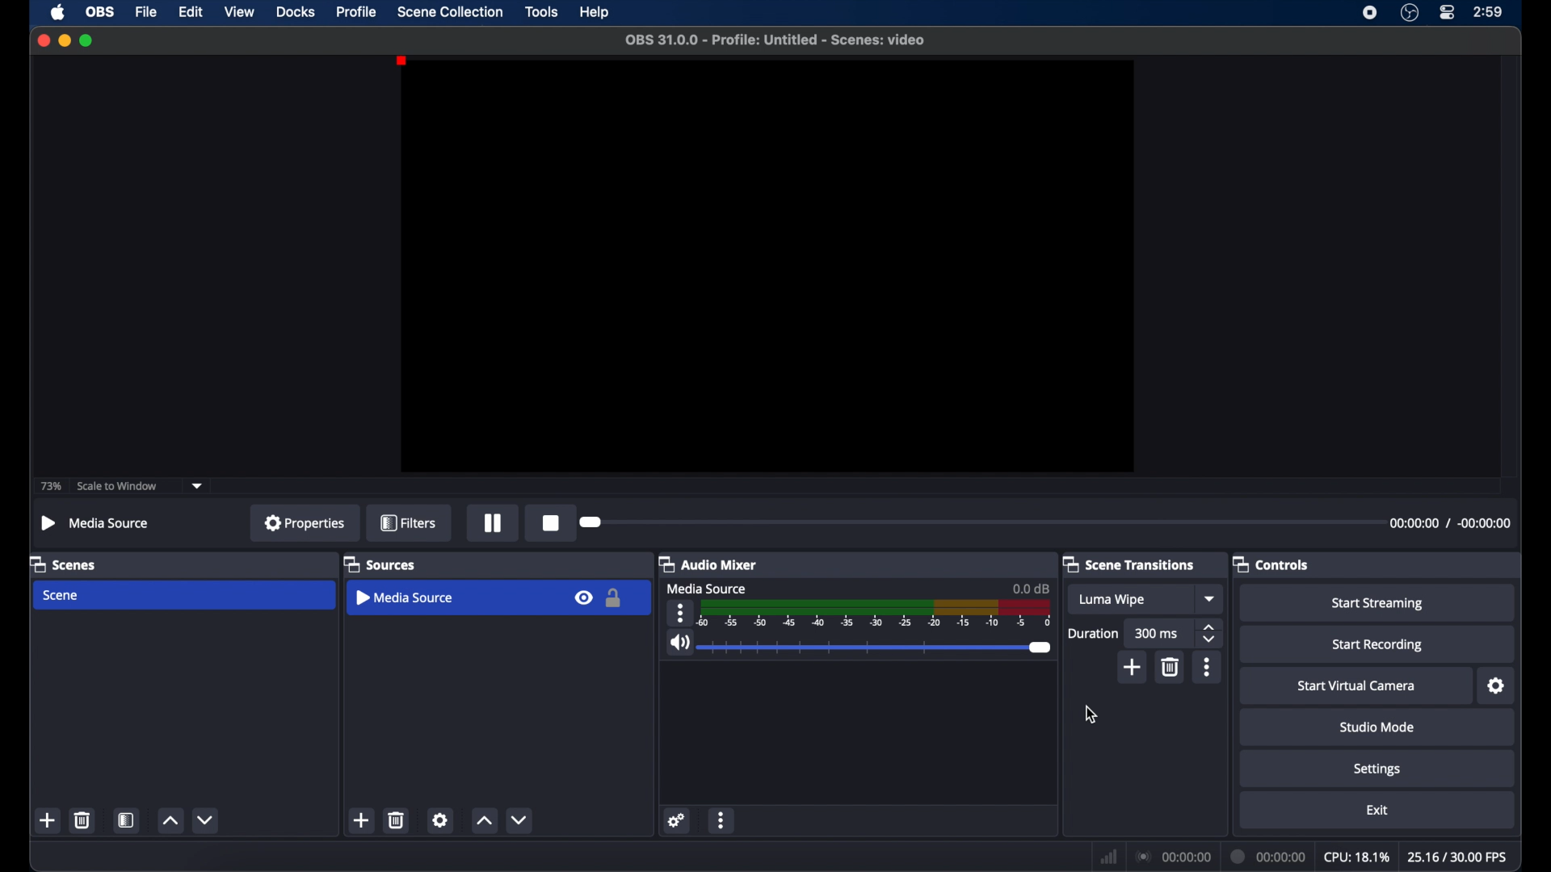 The width and height of the screenshot is (1551, 872). What do you see at coordinates (1091, 715) in the screenshot?
I see `cursor` at bounding box center [1091, 715].